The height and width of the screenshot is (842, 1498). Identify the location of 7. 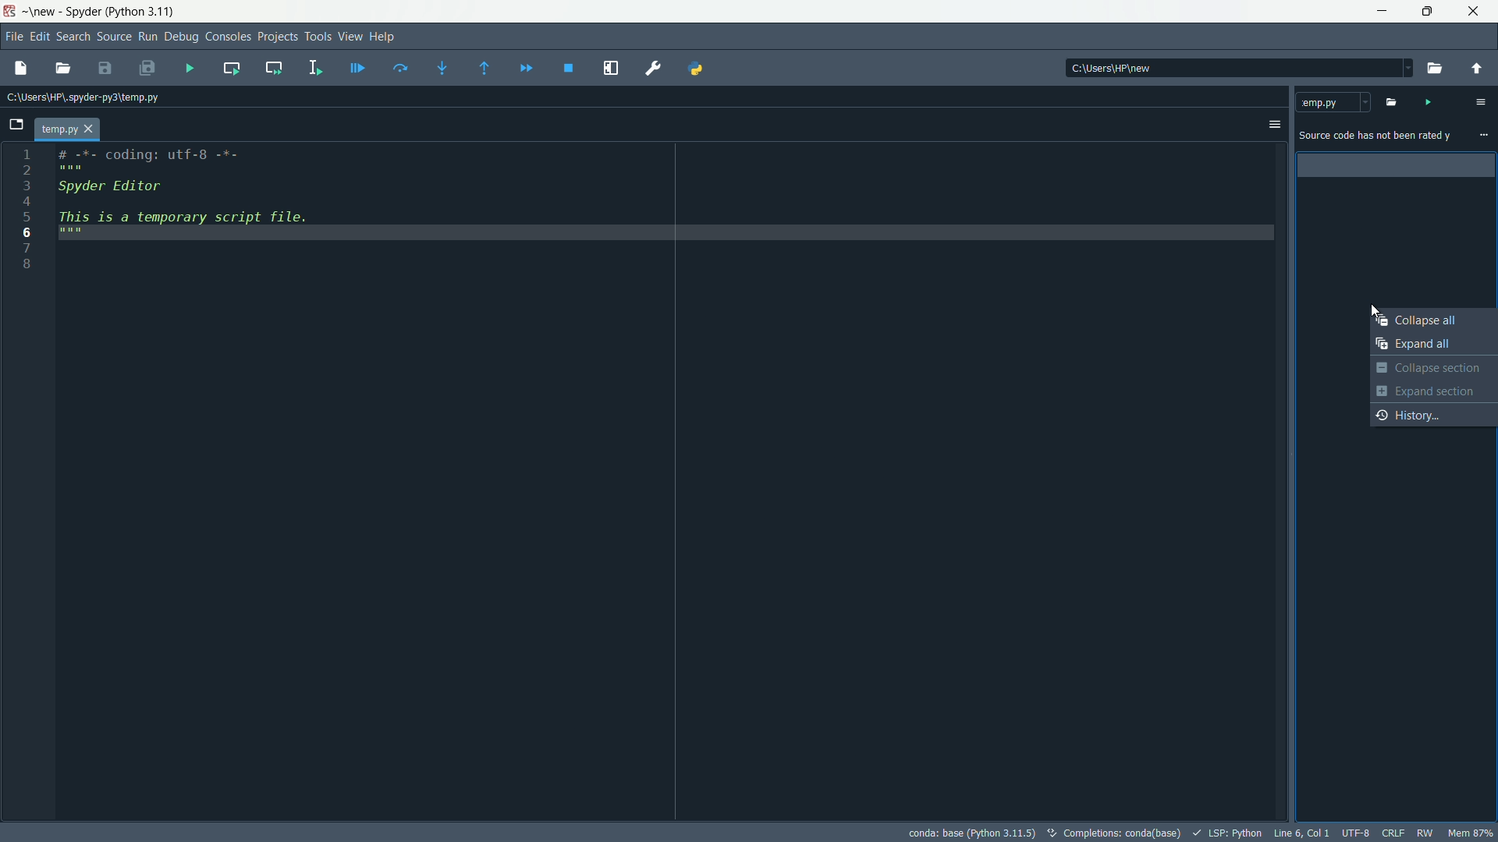
(27, 246).